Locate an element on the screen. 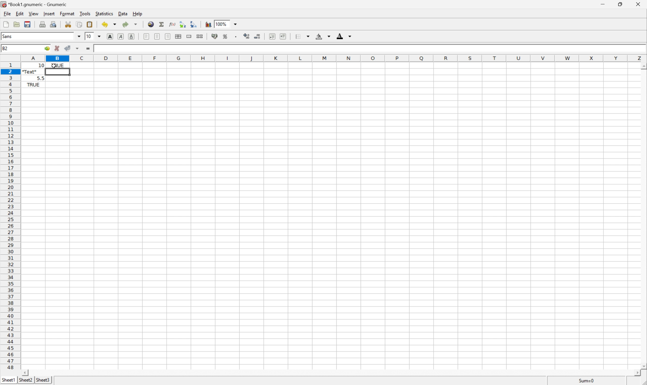  Sum in current cell is located at coordinates (162, 24).